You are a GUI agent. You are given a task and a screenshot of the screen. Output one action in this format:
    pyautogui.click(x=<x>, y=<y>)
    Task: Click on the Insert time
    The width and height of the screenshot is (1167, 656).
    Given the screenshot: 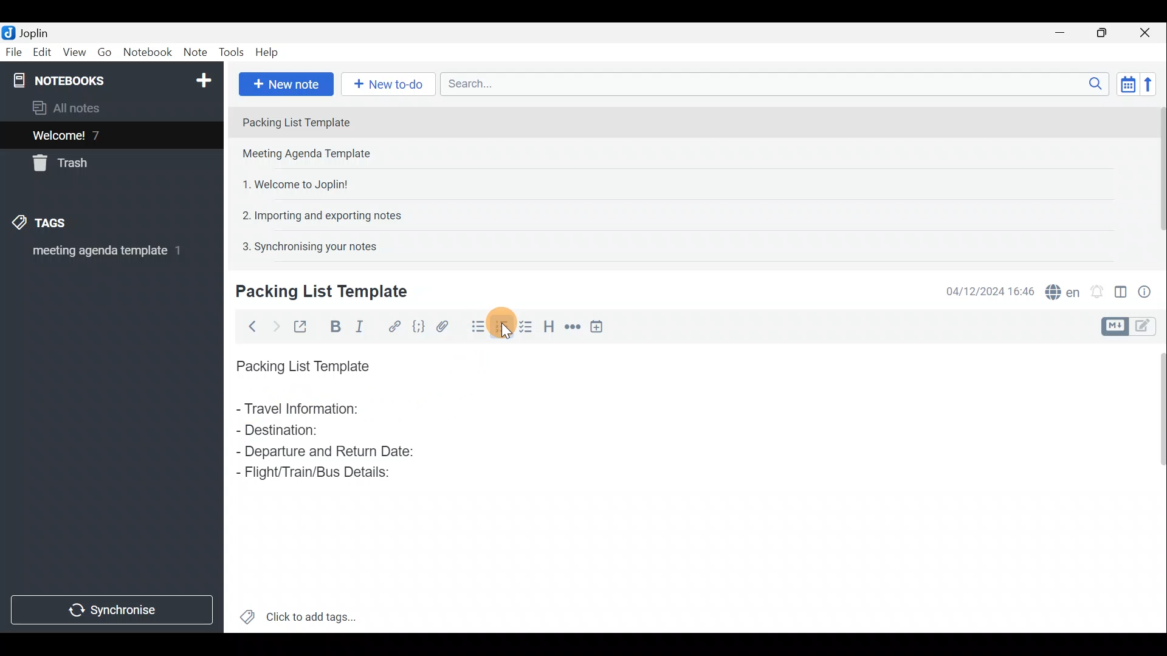 What is the action you would take?
    pyautogui.click(x=601, y=326)
    